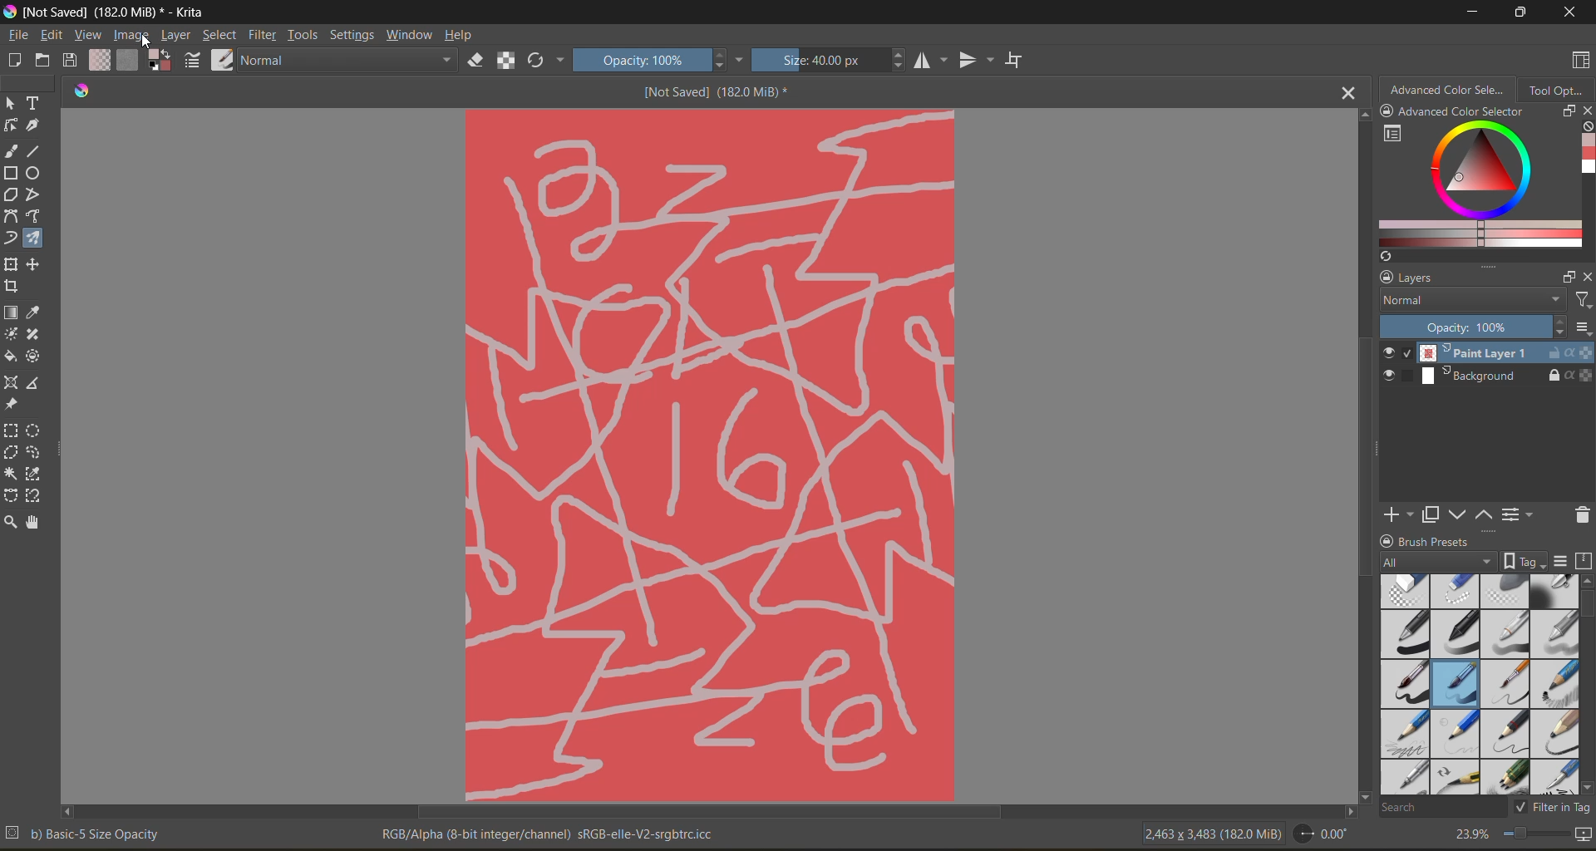 Image resolution: width=1596 pixels, height=851 pixels. I want to click on Cursor, so click(153, 42).